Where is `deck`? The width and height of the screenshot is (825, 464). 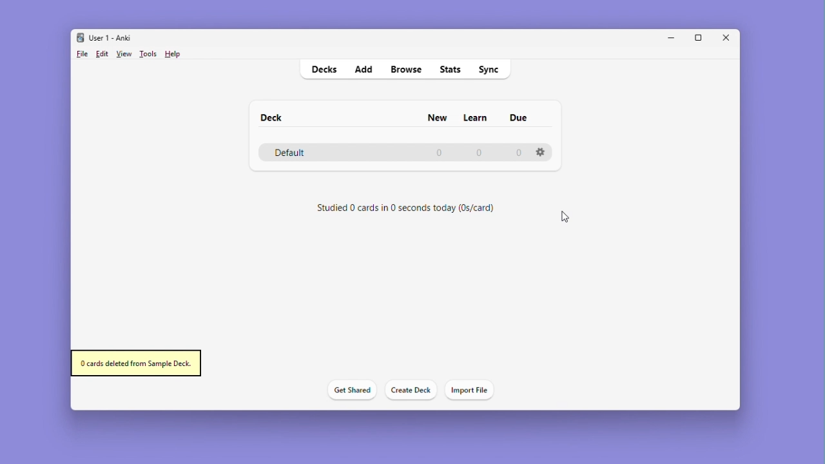
deck is located at coordinates (271, 117).